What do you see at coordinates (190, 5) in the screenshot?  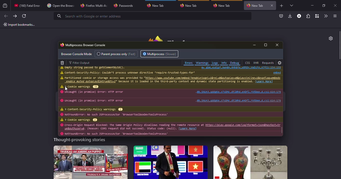 I see `tab` at bounding box center [190, 5].